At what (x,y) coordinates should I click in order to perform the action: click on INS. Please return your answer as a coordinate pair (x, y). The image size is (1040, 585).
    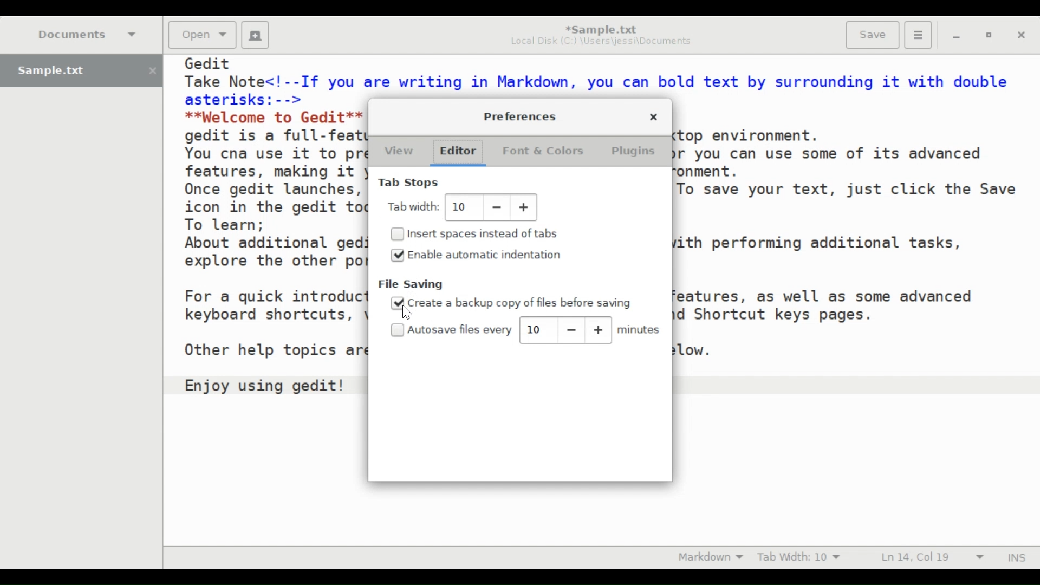
    Looking at the image, I should click on (1016, 556).